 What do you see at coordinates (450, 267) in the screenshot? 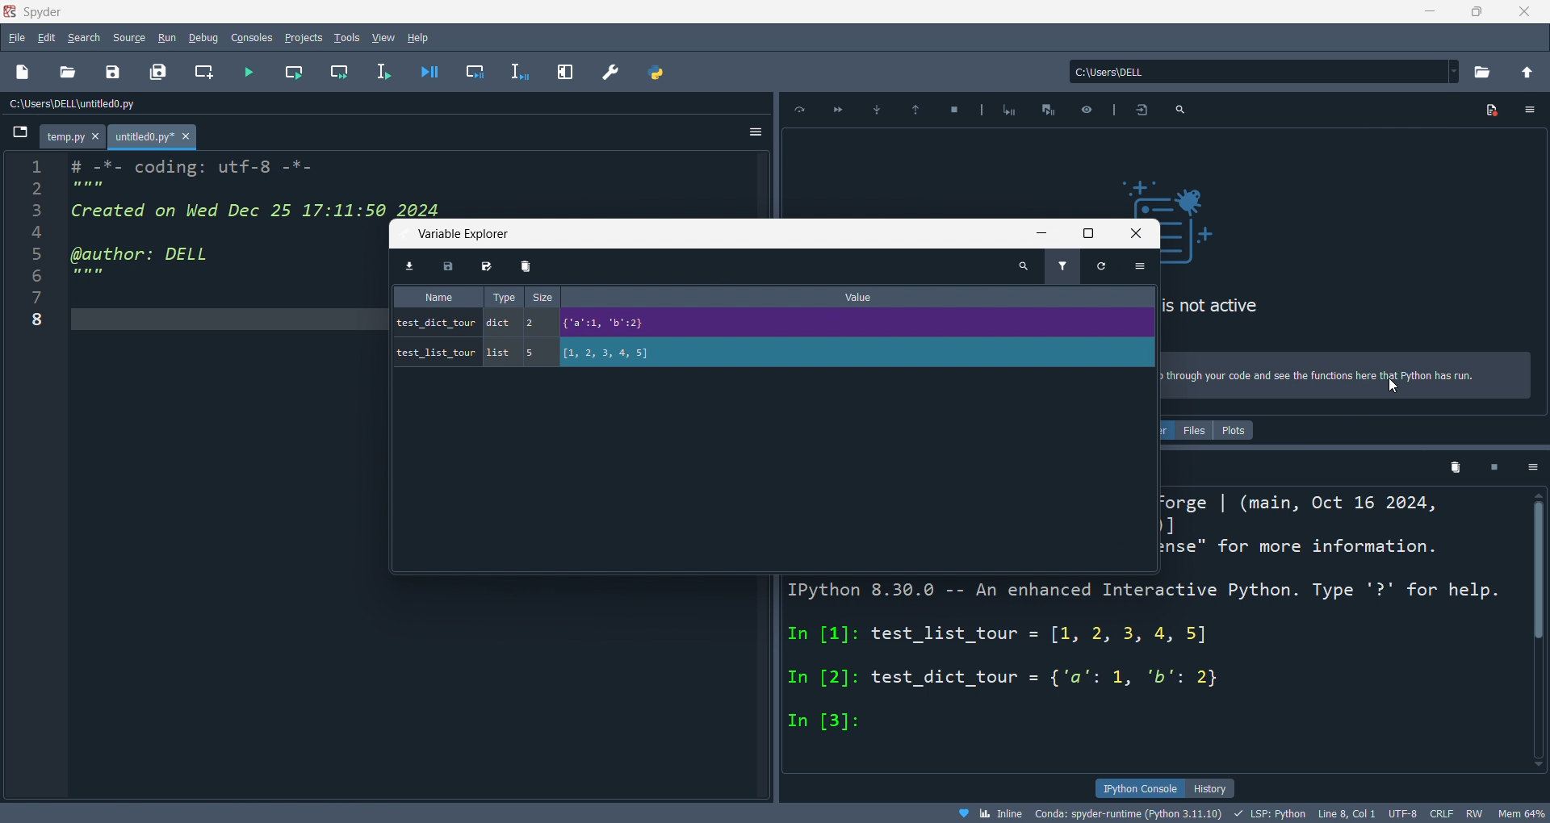
I see `save` at bounding box center [450, 267].